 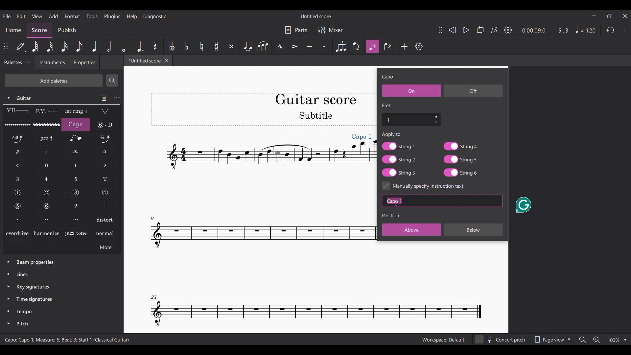 What do you see at coordinates (143, 60) in the screenshot?
I see `Current tab` at bounding box center [143, 60].